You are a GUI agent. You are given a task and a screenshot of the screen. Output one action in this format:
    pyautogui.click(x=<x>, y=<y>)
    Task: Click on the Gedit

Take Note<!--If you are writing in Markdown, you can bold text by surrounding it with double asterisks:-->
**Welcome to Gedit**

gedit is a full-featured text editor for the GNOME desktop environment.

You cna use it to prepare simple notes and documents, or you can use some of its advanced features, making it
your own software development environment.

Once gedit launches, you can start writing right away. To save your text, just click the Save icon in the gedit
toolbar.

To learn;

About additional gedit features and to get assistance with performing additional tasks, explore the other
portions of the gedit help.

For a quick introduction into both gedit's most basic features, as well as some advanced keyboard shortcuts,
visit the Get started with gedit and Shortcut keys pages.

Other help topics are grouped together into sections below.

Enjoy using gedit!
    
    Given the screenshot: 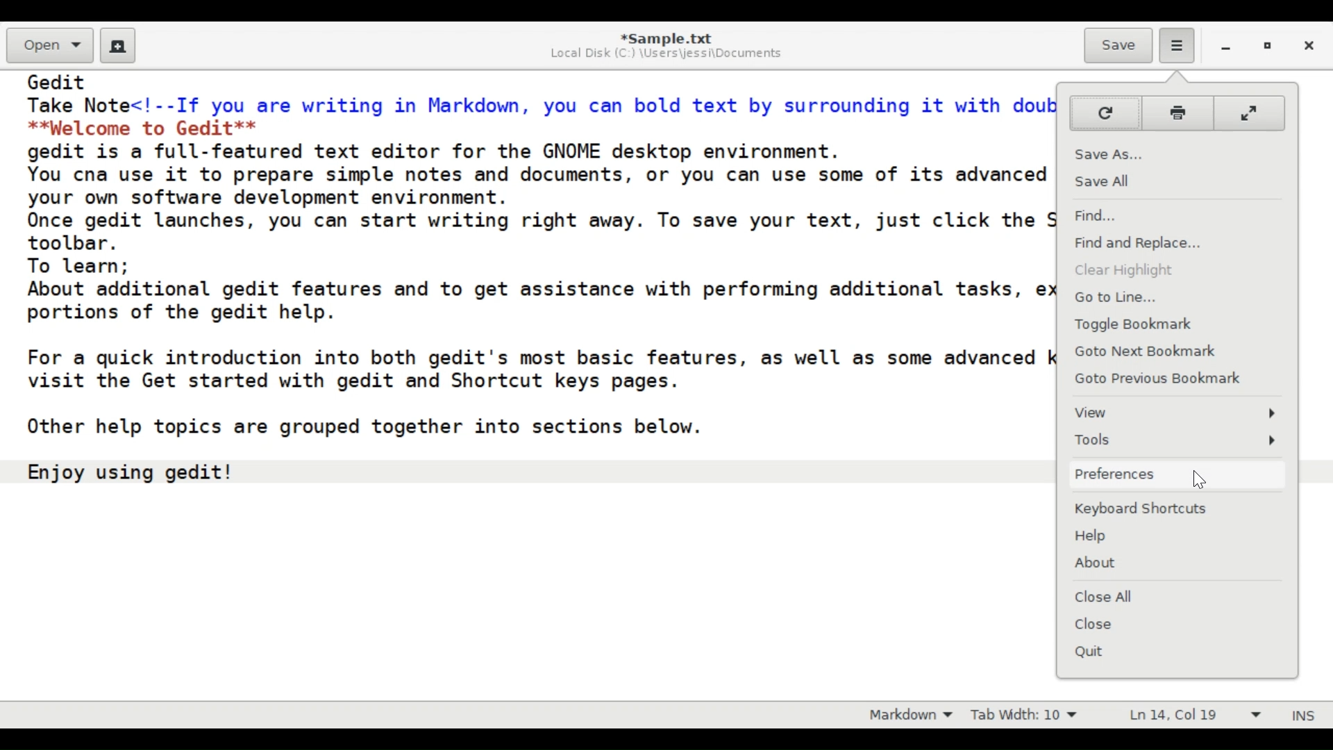 What is the action you would take?
    pyautogui.click(x=528, y=292)
    